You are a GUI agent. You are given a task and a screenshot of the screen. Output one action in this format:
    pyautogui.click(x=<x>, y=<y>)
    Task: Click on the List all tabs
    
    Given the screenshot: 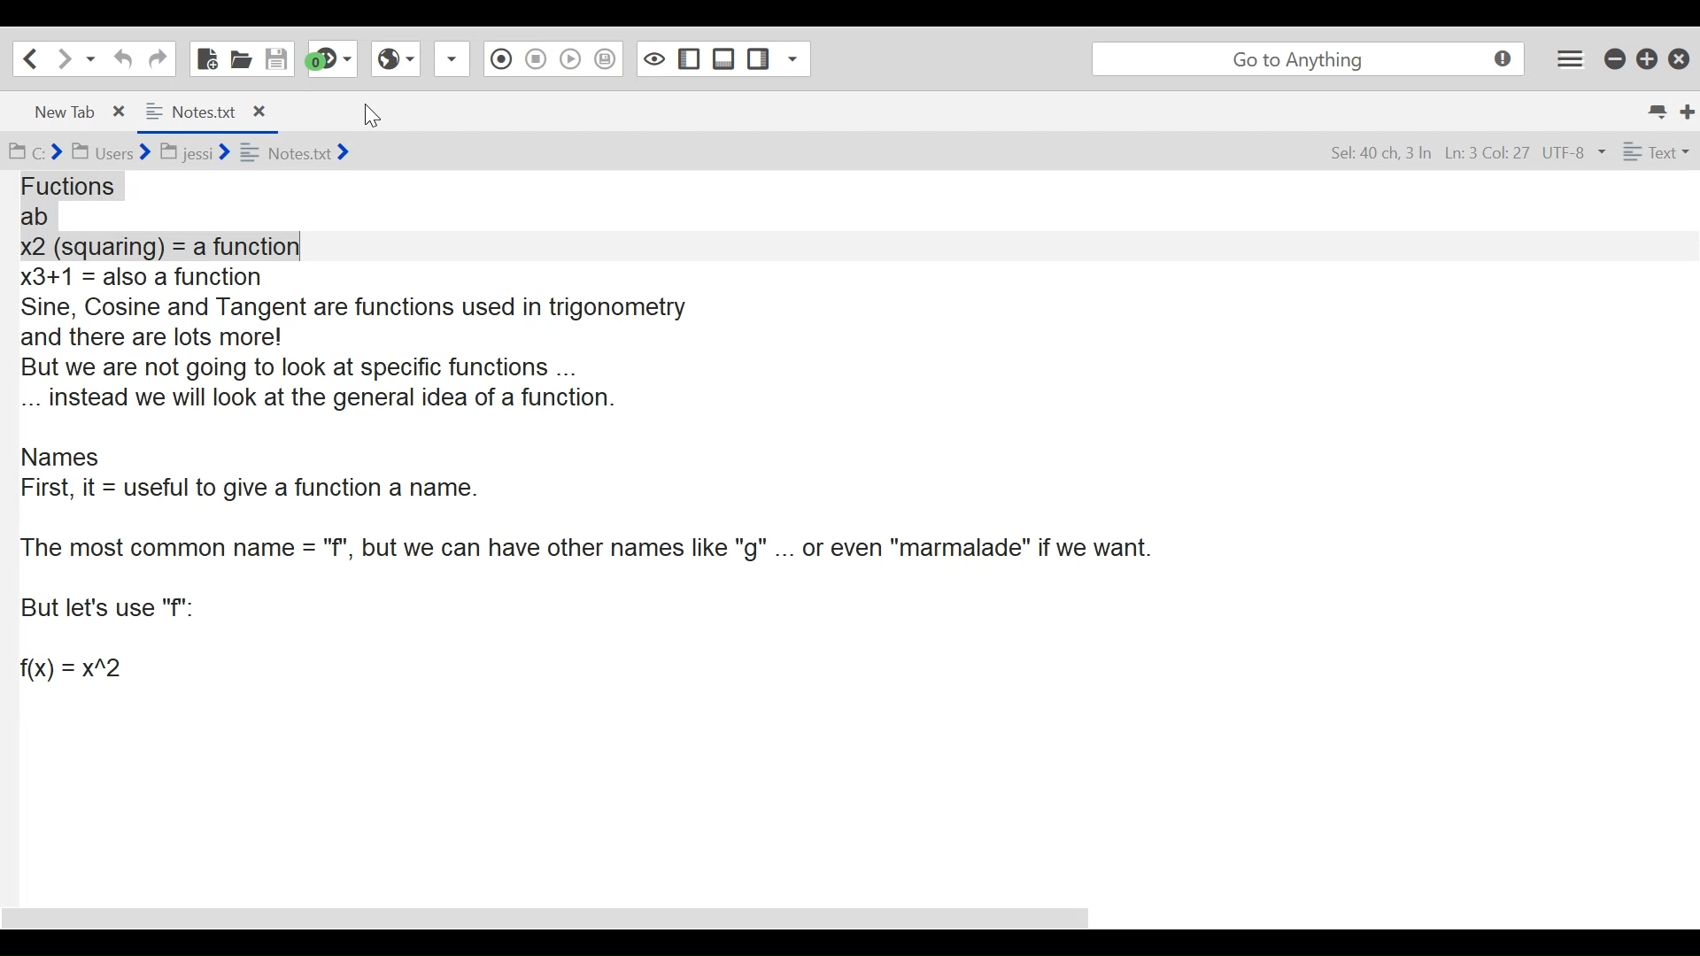 What is the action you would take?
    pyautogui.click(x=1657, y=109)
    